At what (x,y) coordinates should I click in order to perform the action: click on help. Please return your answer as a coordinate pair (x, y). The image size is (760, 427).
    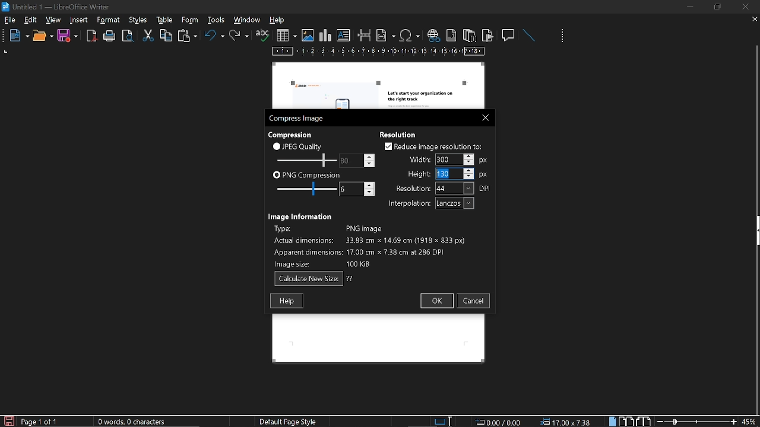
    Looking at the image, I should click on (287, 301).